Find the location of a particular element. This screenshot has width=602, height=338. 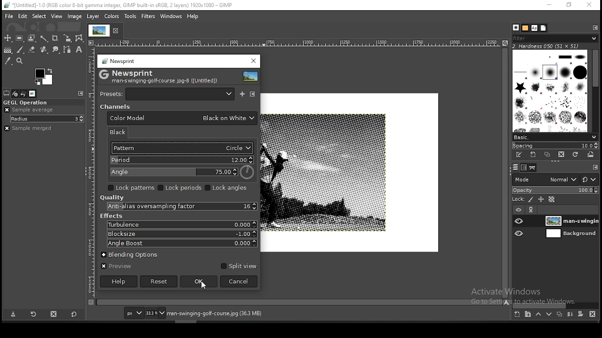

save tool preset is located at coordinates (14, 315).